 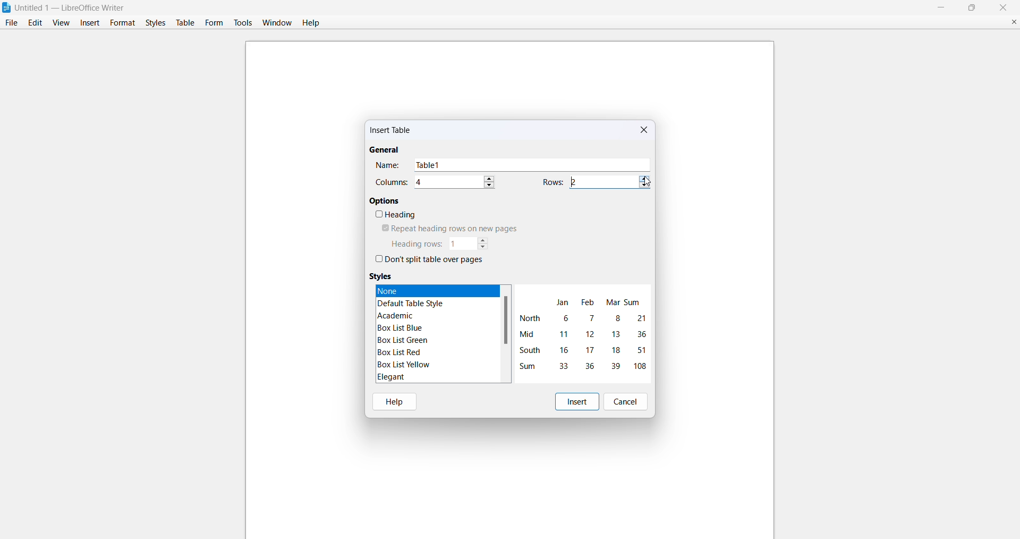 I want to click on file, so click(x=10, y=23).